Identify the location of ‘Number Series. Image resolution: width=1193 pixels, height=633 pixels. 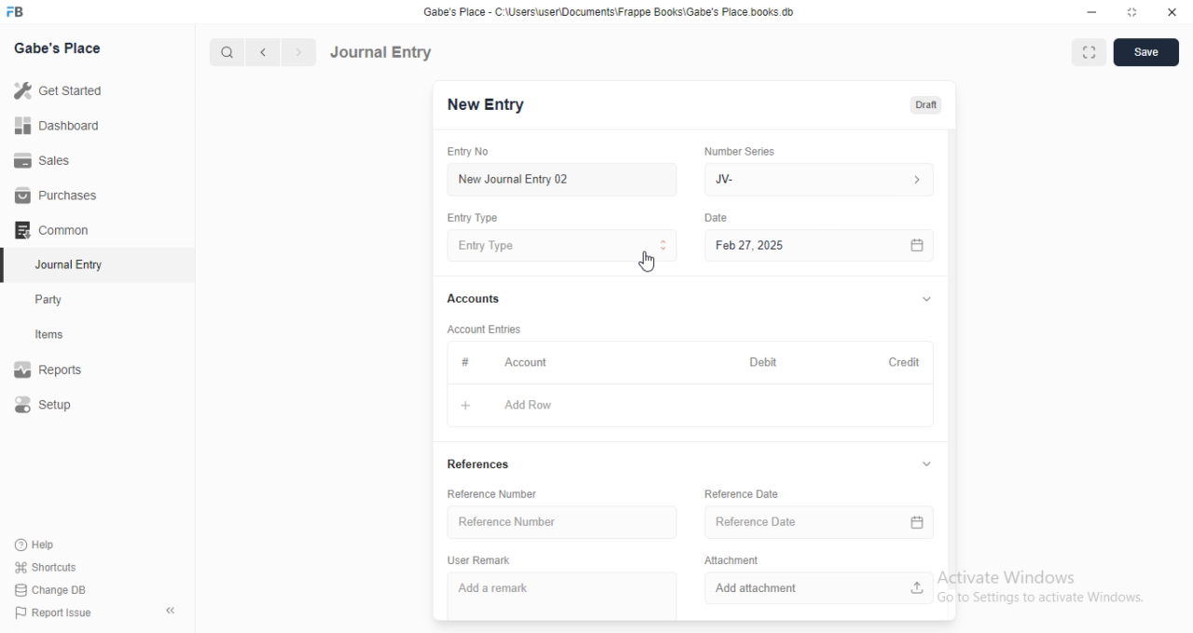
(740, 151).